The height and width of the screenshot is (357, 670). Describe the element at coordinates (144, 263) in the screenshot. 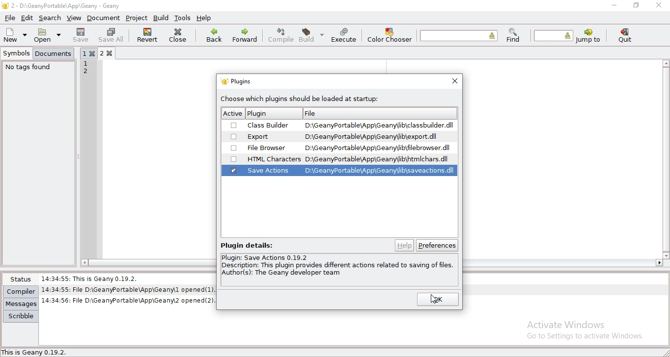

I see `scroll bar` at that location.